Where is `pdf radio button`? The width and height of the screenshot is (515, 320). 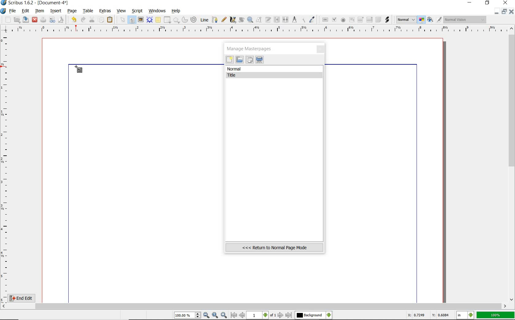 pdf radio button is located at coordinates (343, 20).